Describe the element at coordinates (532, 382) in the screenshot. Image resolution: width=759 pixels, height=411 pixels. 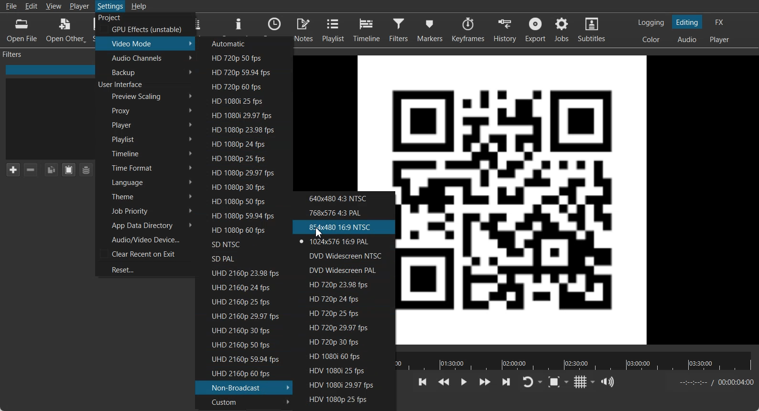
I see `Toggle Player looping` at that location.